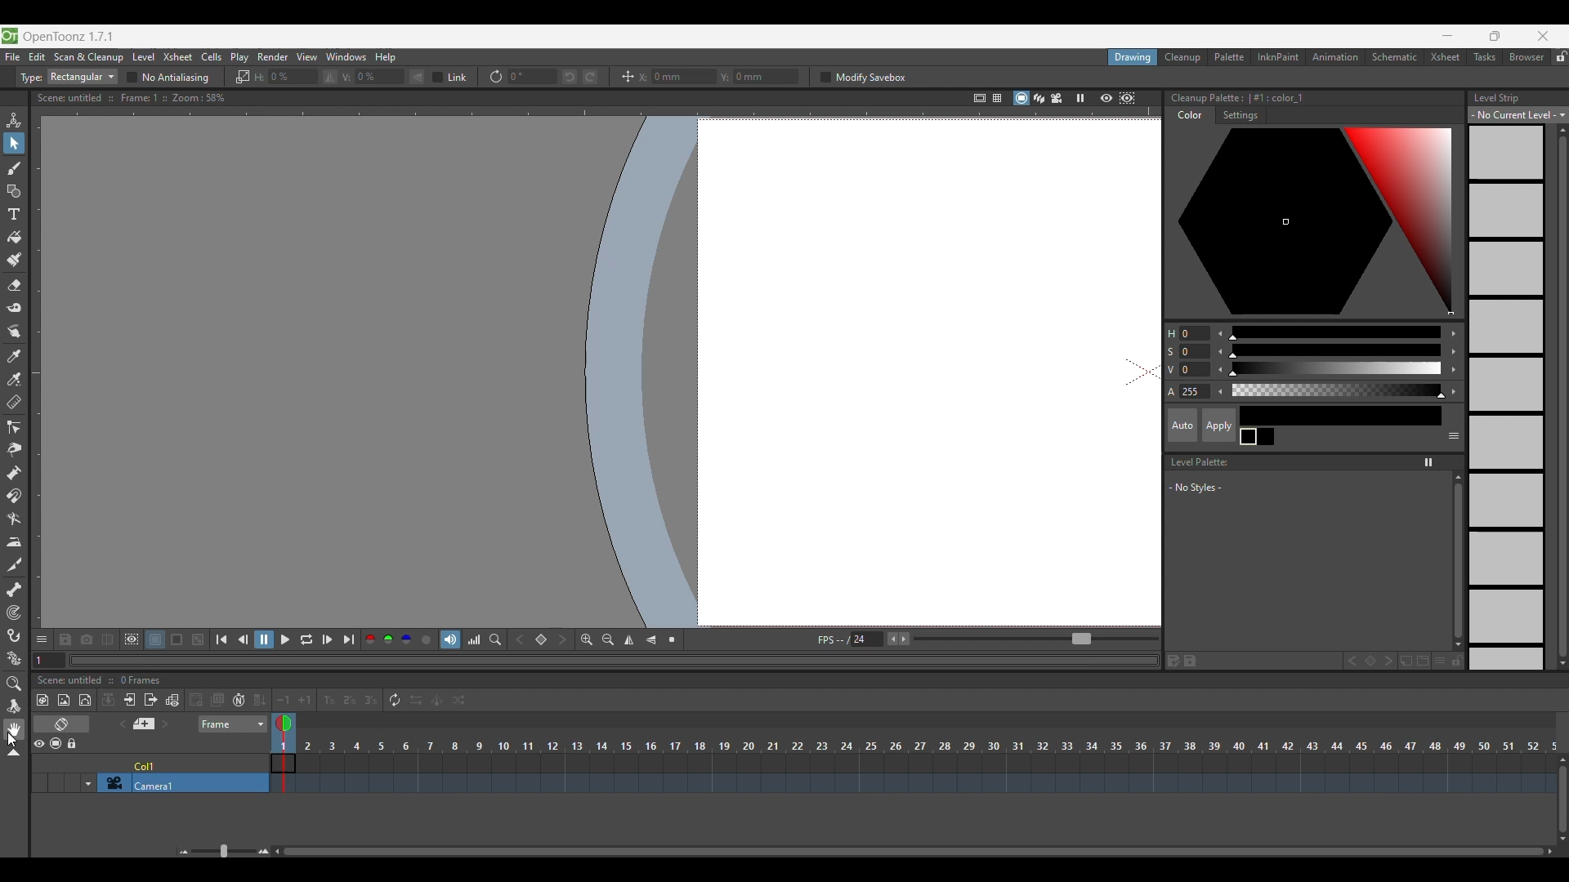 This screenshot has width=1569, height=882. Describe the element at coordinates (899, 639) in the screenshot. I see `Buttons to increase/decrease frames per second` at that location.